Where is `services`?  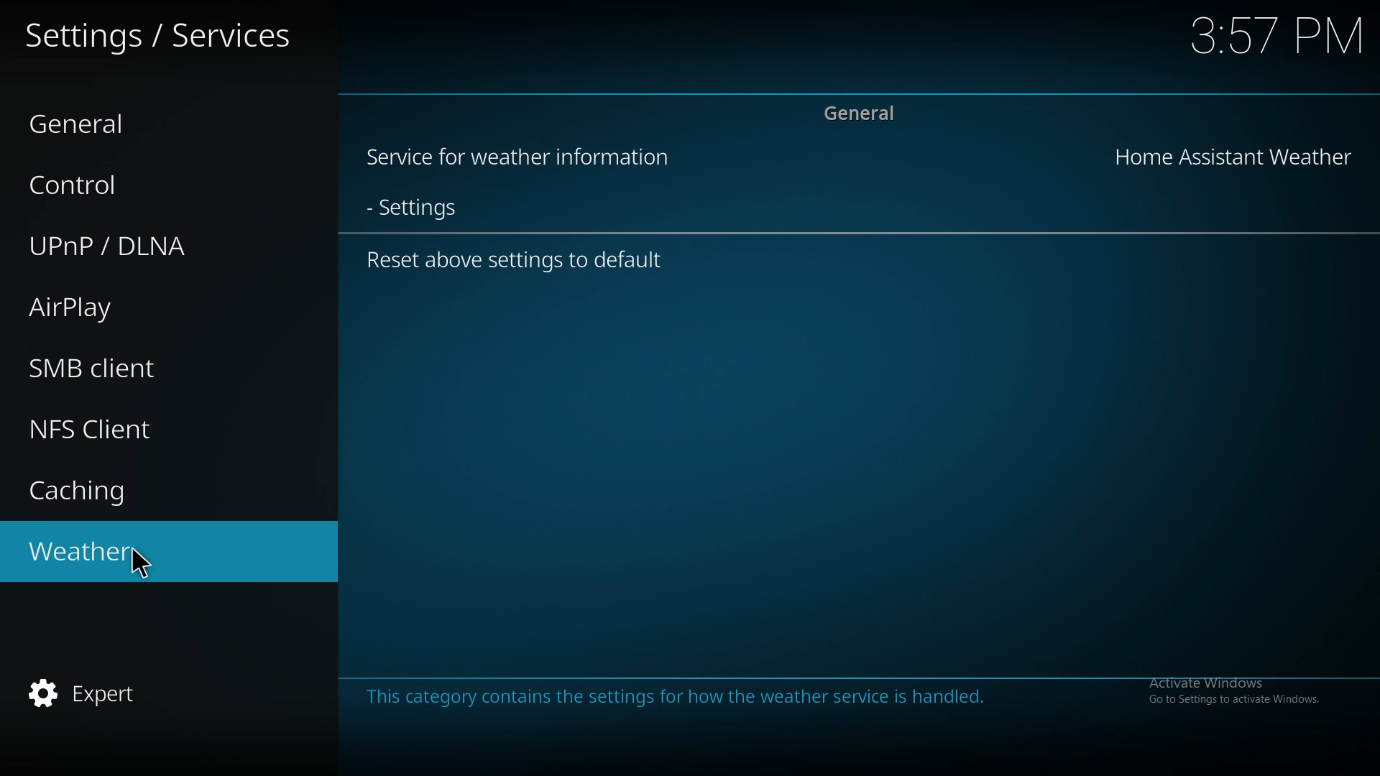
services is located at coordinates (161, 33).